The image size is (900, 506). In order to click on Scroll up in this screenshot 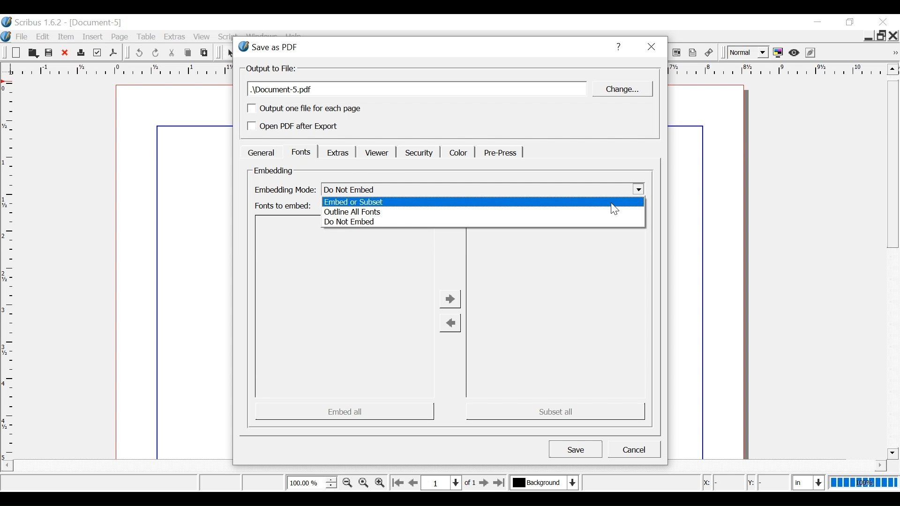, I will do `click(892, 69)`.